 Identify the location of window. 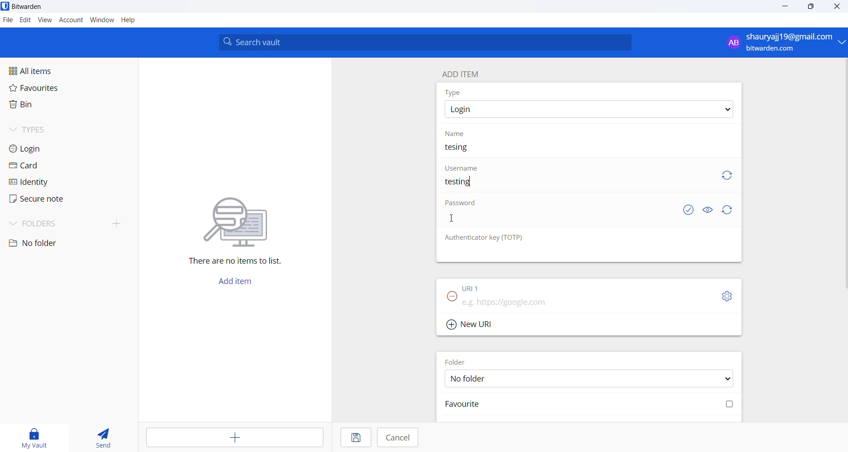
(102, 21).